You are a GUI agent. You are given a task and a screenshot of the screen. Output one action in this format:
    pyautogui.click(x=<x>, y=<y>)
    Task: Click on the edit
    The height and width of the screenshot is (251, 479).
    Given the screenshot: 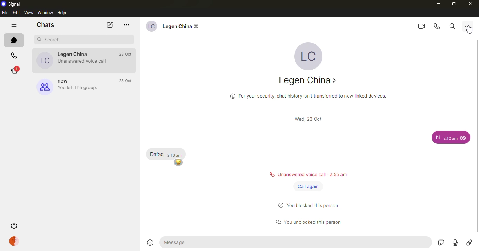 What is the action you would take?
    pyautogui.click(x=16, y=12)
    